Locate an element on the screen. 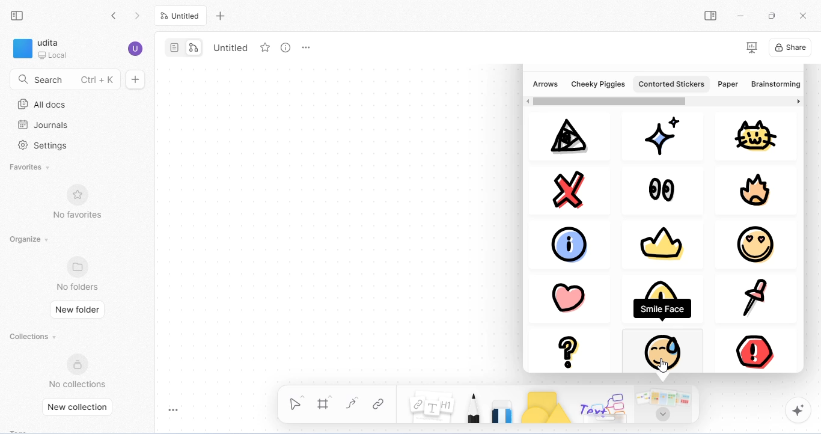  go forward is located at coordinates (137, 16).